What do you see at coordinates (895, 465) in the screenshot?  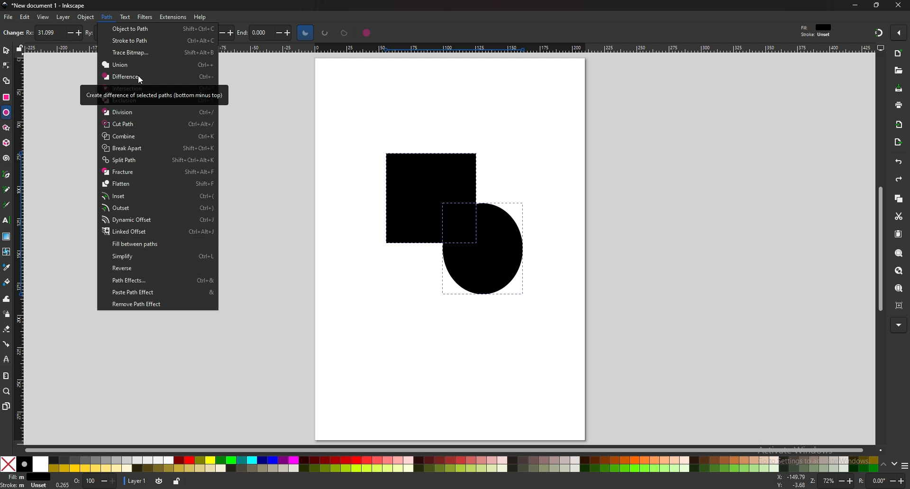 I see `down` at bounding box center [895, 465].